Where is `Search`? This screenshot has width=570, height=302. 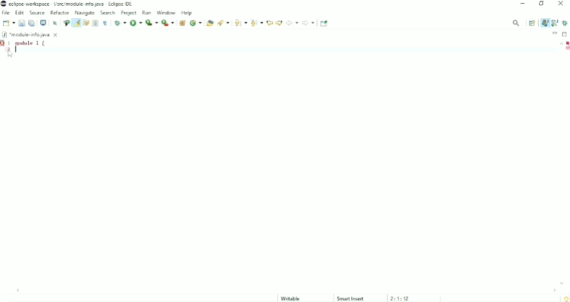
Search is located at coordinates (223, 23).